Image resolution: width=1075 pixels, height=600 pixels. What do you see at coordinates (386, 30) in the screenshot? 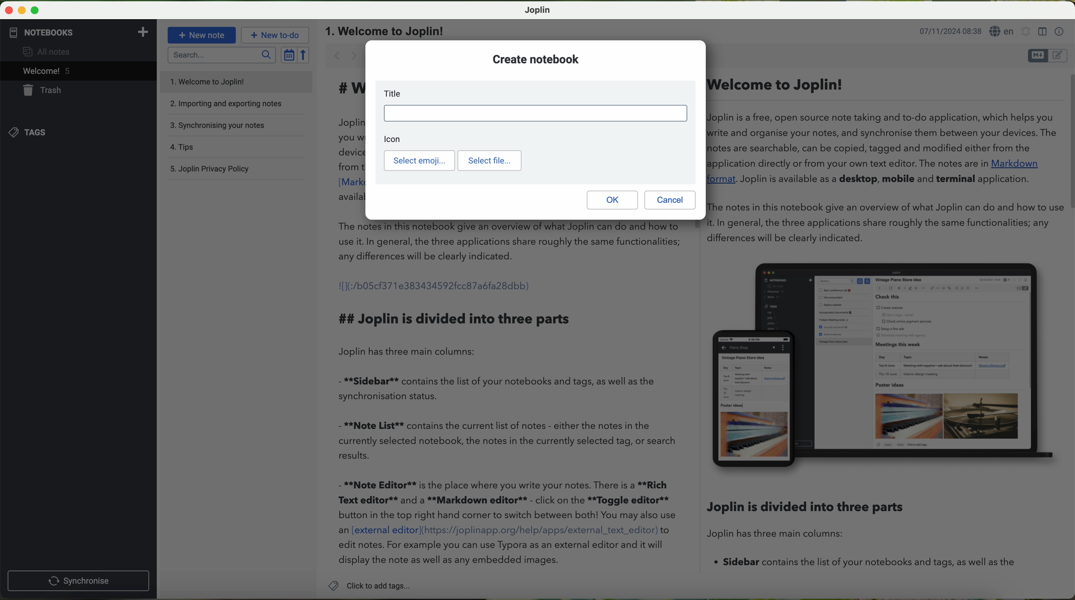
I see `name file` at bounding box center [386, 30].